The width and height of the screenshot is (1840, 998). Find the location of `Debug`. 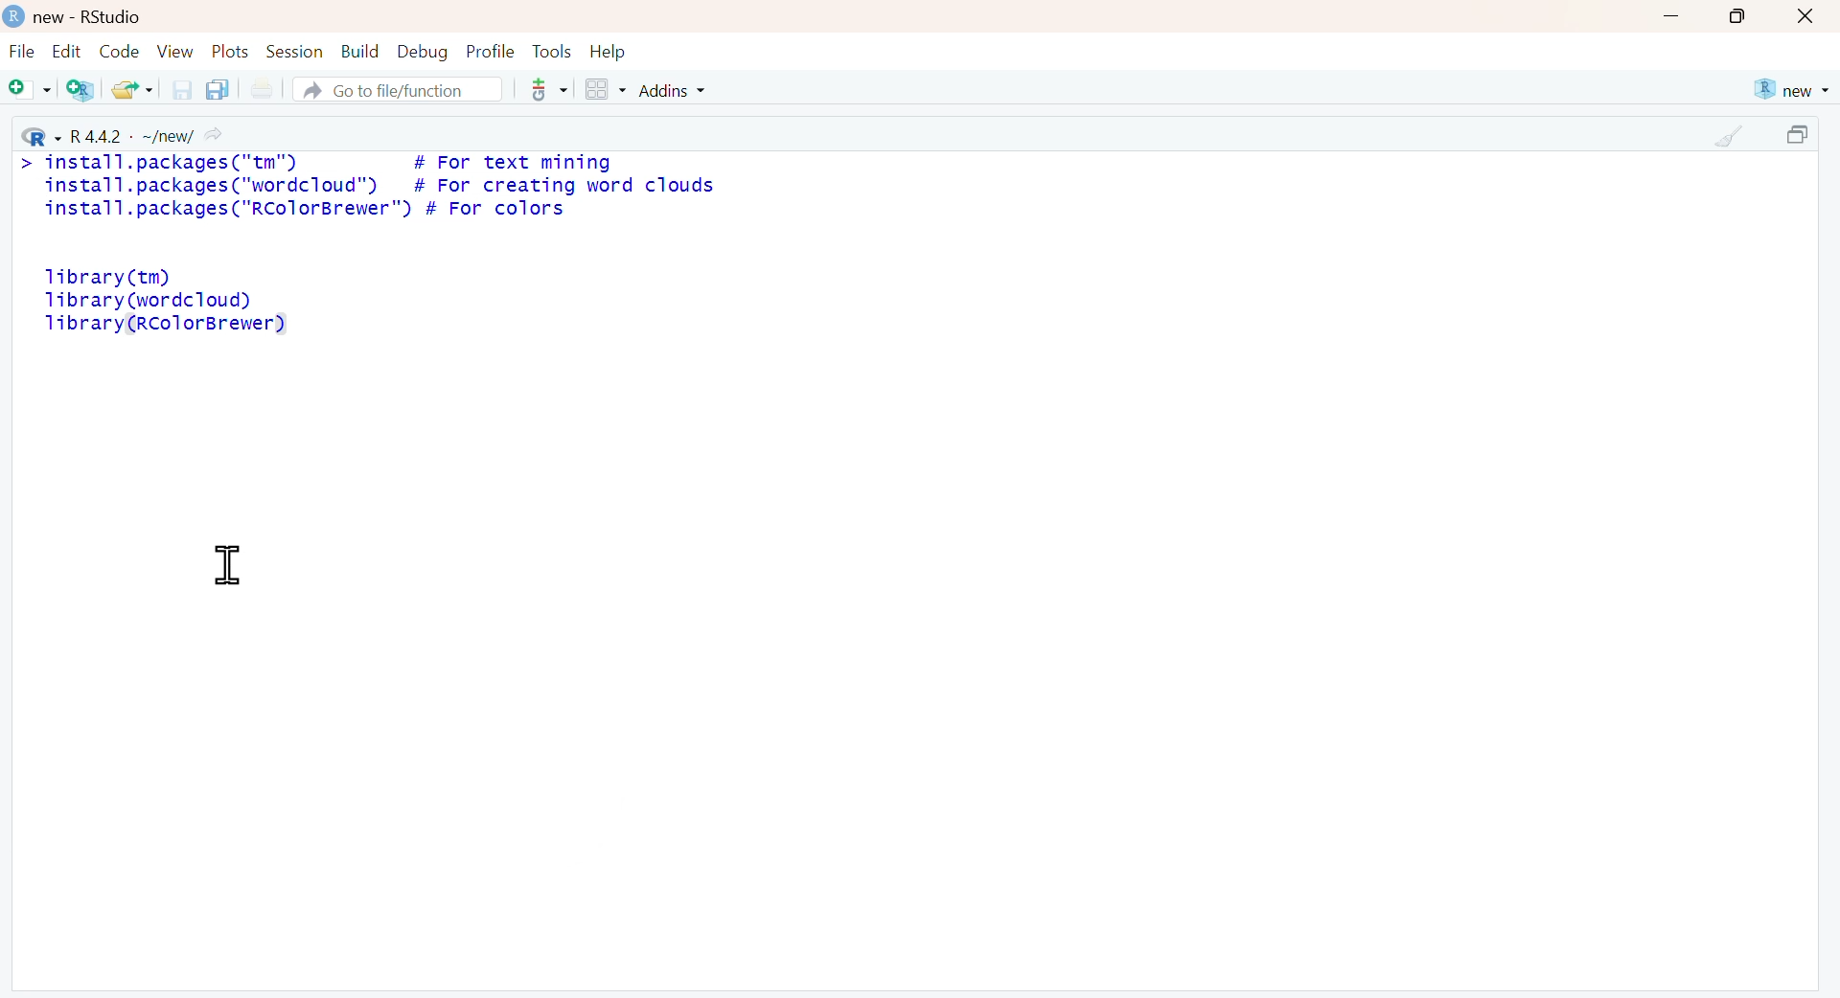

Debug is located at coordinates (424, 54).